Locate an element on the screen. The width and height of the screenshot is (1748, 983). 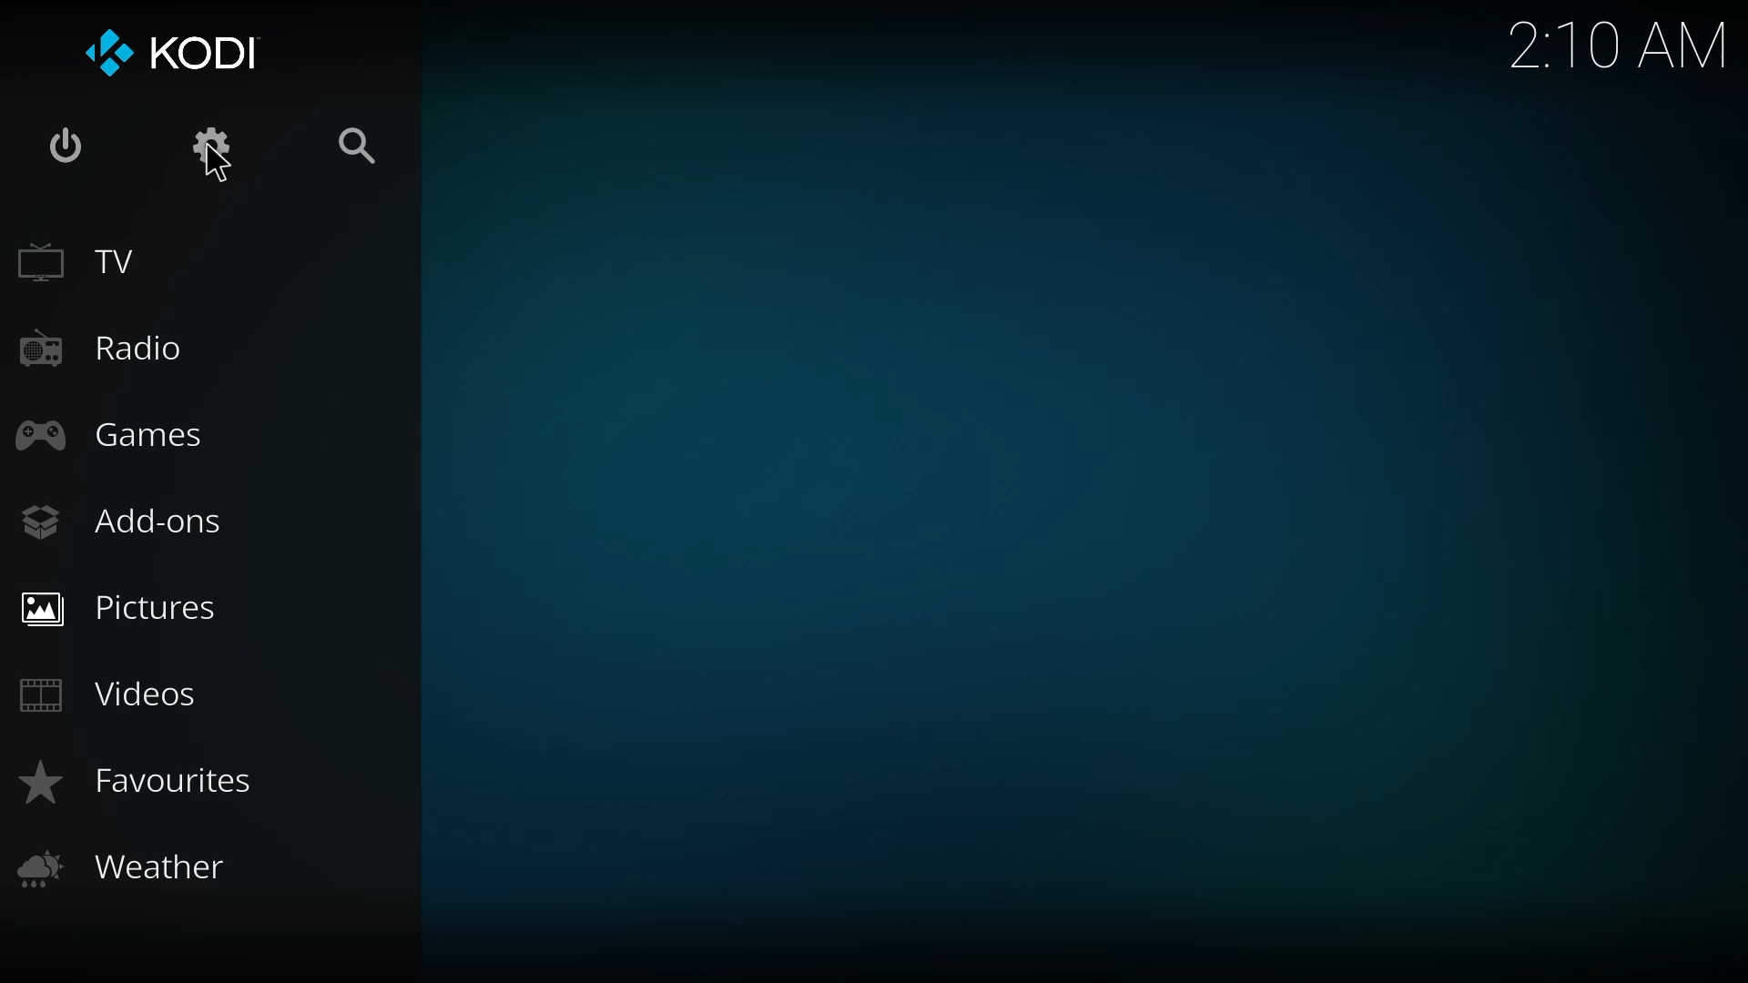
radio is located at coordinates (111, 346).